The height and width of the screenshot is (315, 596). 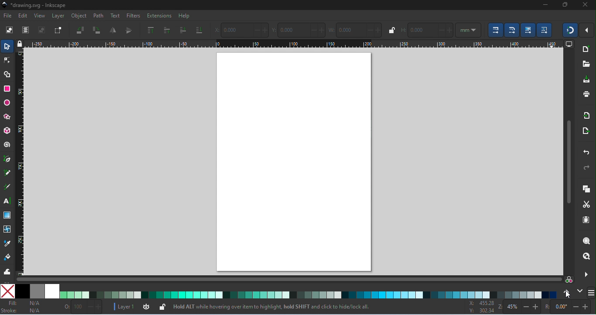 I want to click on drawing.svg - inkscape, so click(x=34, y=5).